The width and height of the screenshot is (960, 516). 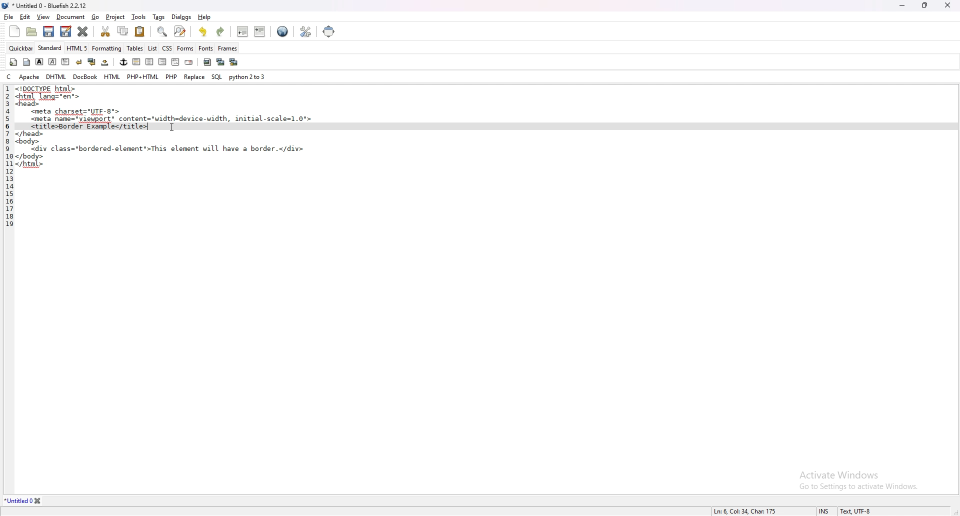 What do you see at coordinates (50, 6) in the screenshot?
I see `* Untitled 0 - Bluefish 2.2.12` at bounding box center [50, 6].